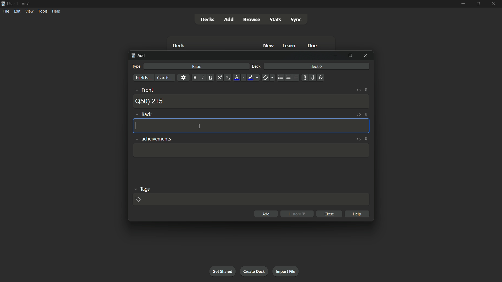  I want to click on toggle sticky, so click(366, 91).